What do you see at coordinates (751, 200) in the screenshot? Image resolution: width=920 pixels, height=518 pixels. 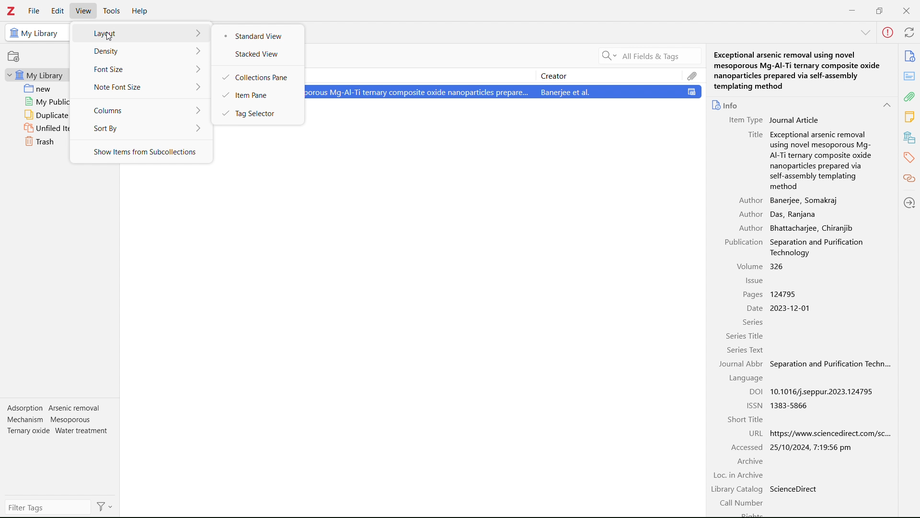 I see `Author` at bounding box center [751, 200].